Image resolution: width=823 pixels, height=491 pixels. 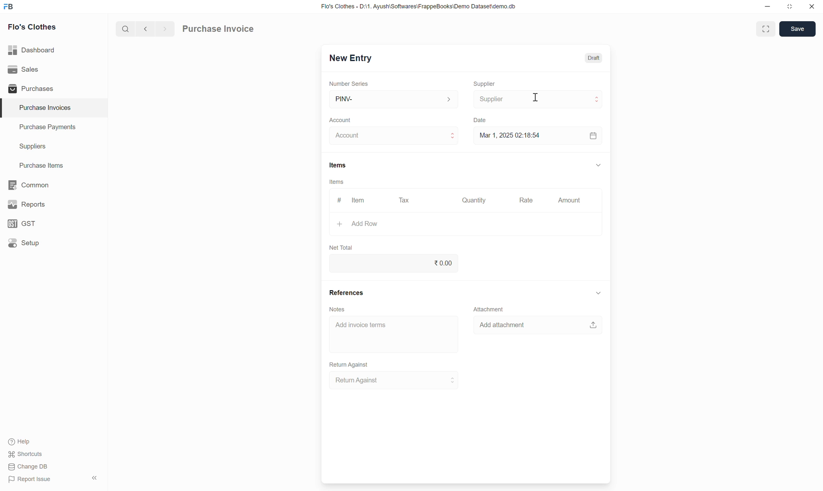 I want to click on Net Total, so click(x=341, y=248).